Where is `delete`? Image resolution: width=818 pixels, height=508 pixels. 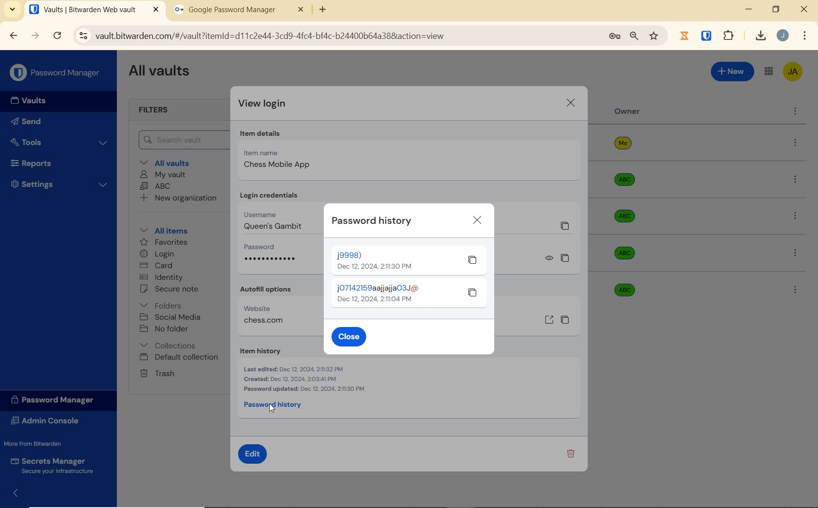 delete is located at coordinates (570, 454).